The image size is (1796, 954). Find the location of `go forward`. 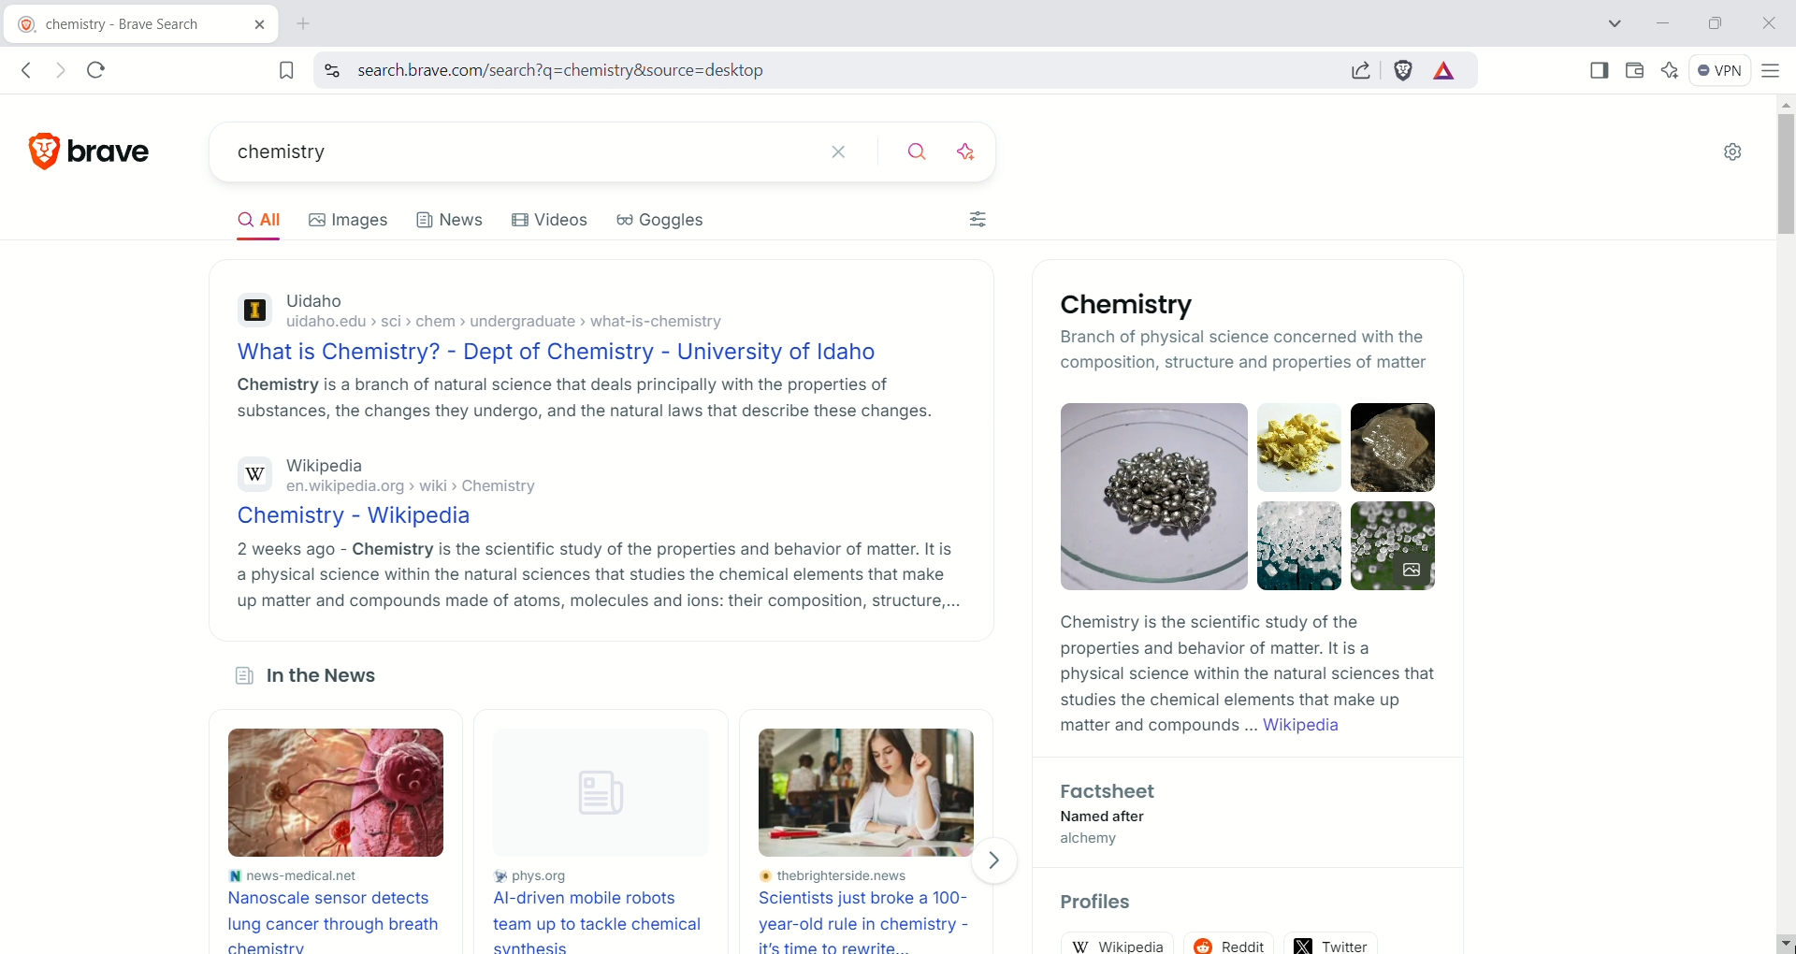

go forward is located at coordinates (57, 71).